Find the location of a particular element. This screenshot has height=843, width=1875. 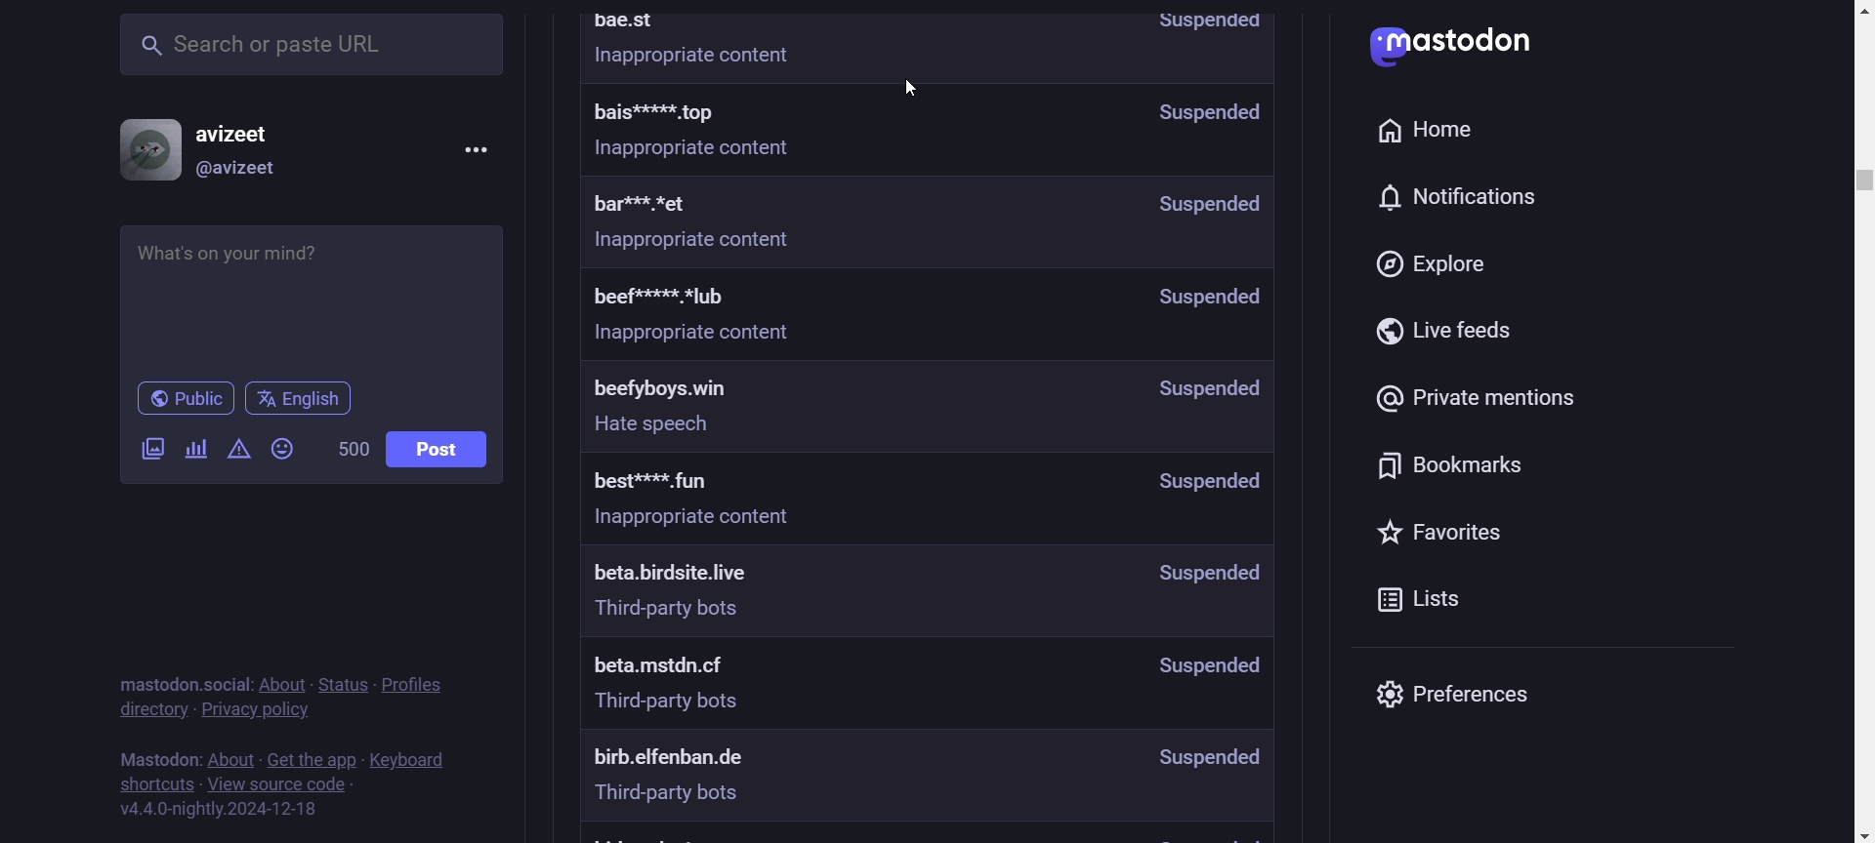

shortucts is located at coordinates (155, 783).